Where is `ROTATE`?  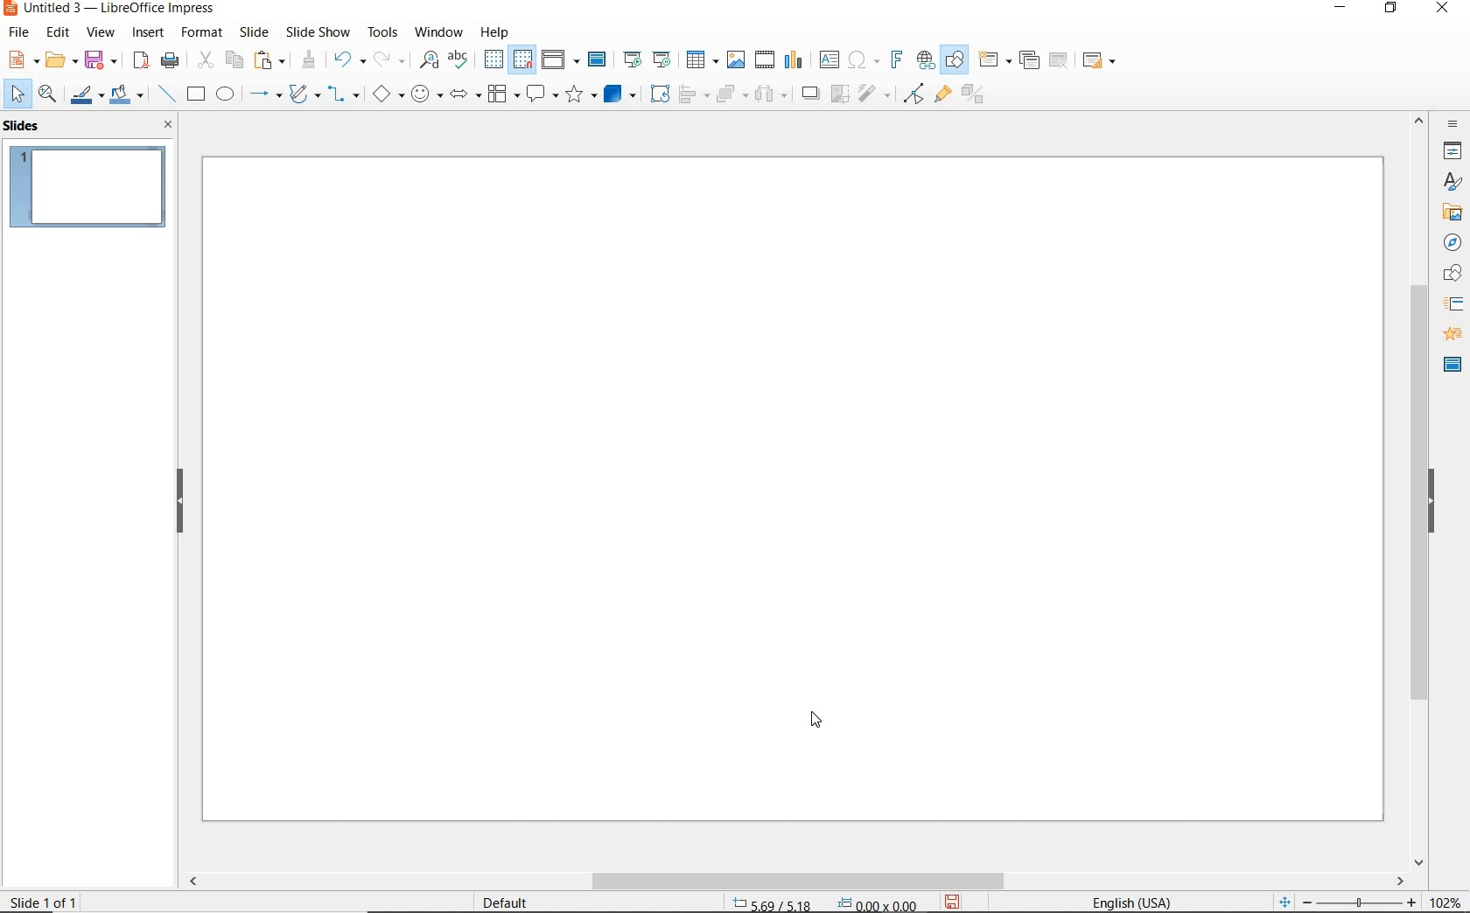
ROTATE is located at coordinates (661, 94).